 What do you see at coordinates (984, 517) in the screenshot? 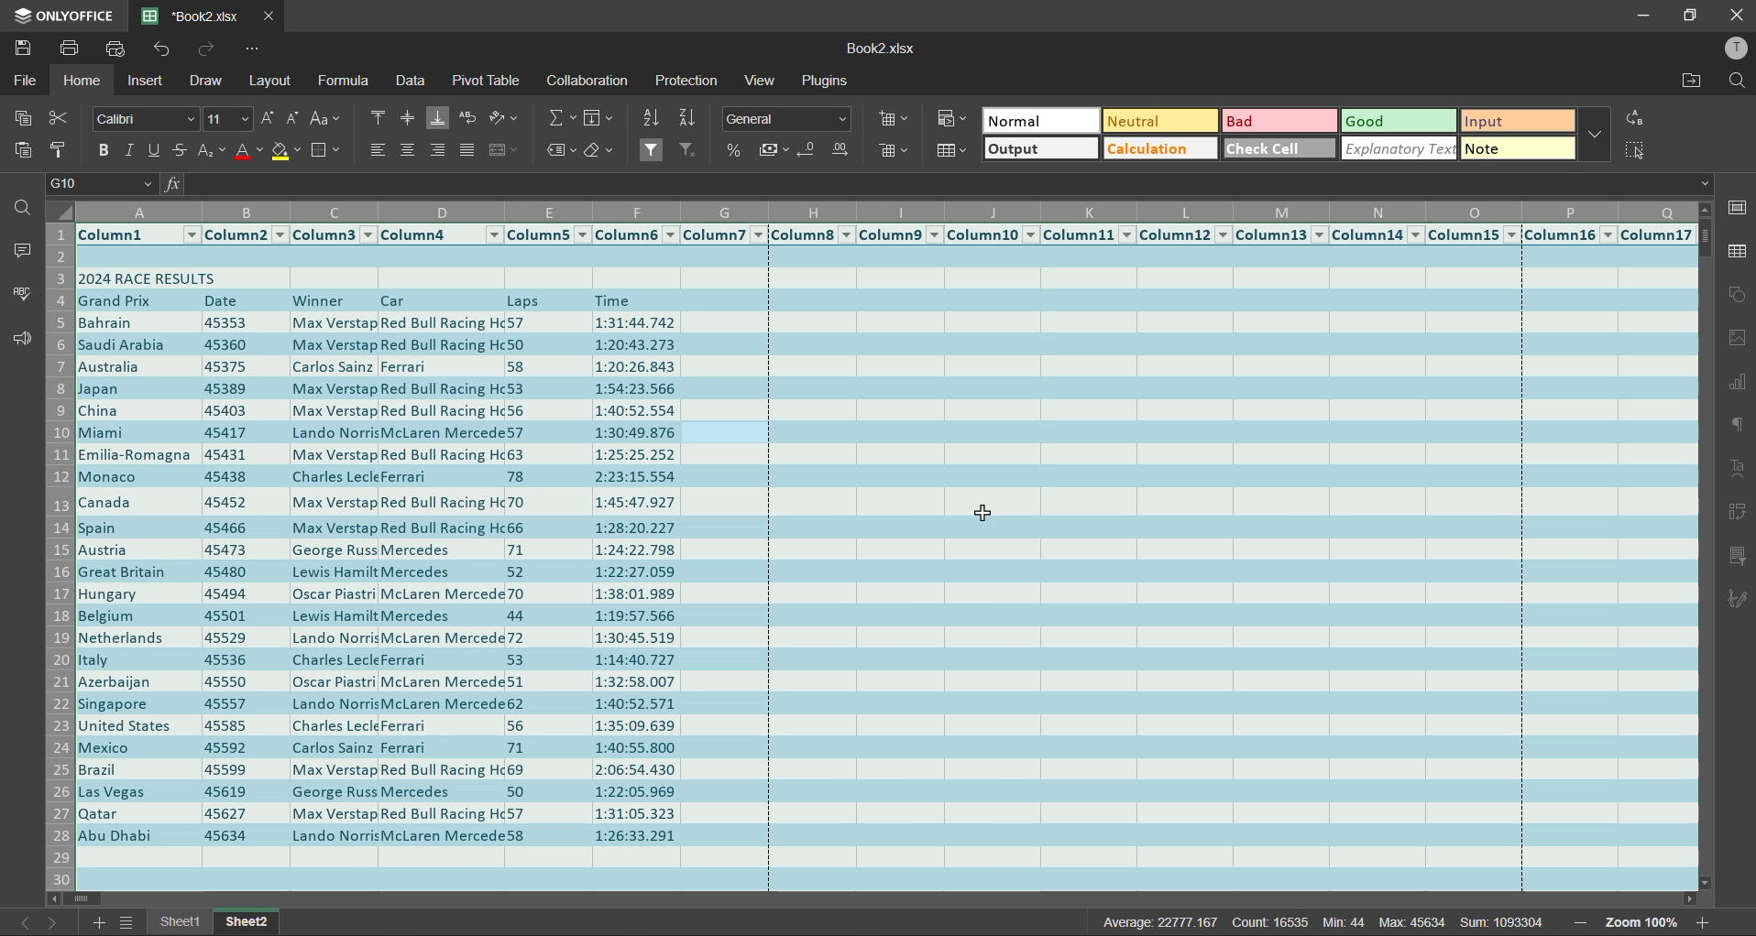
I see `cursor` at bounding box center [984, 517].